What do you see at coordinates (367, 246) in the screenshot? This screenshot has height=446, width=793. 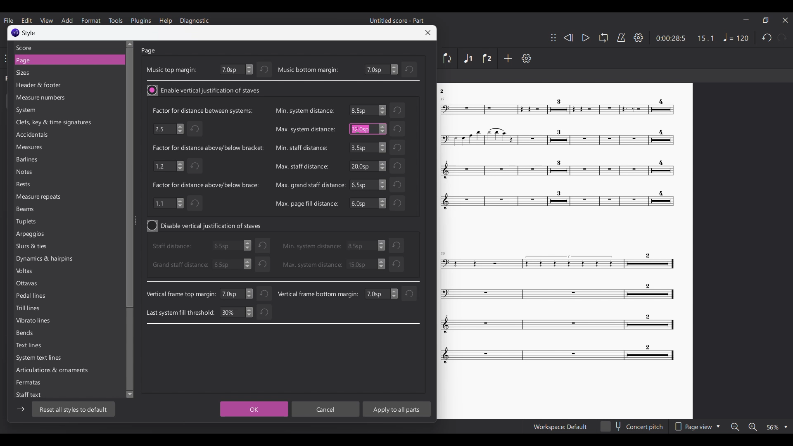 I see `3.5 sp` at bounding box center [367, 246].